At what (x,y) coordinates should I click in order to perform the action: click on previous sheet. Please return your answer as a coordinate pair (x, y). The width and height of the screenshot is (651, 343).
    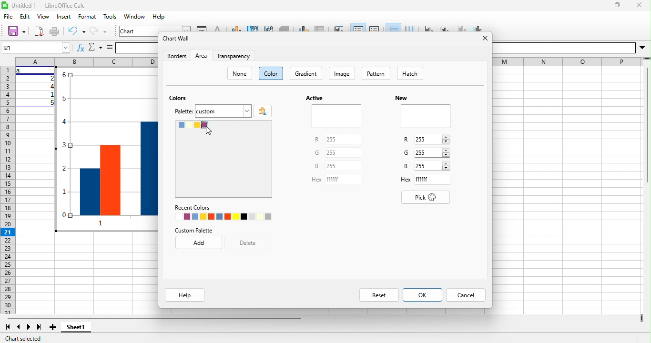
    Looking at the image, I should click on (18, 327).